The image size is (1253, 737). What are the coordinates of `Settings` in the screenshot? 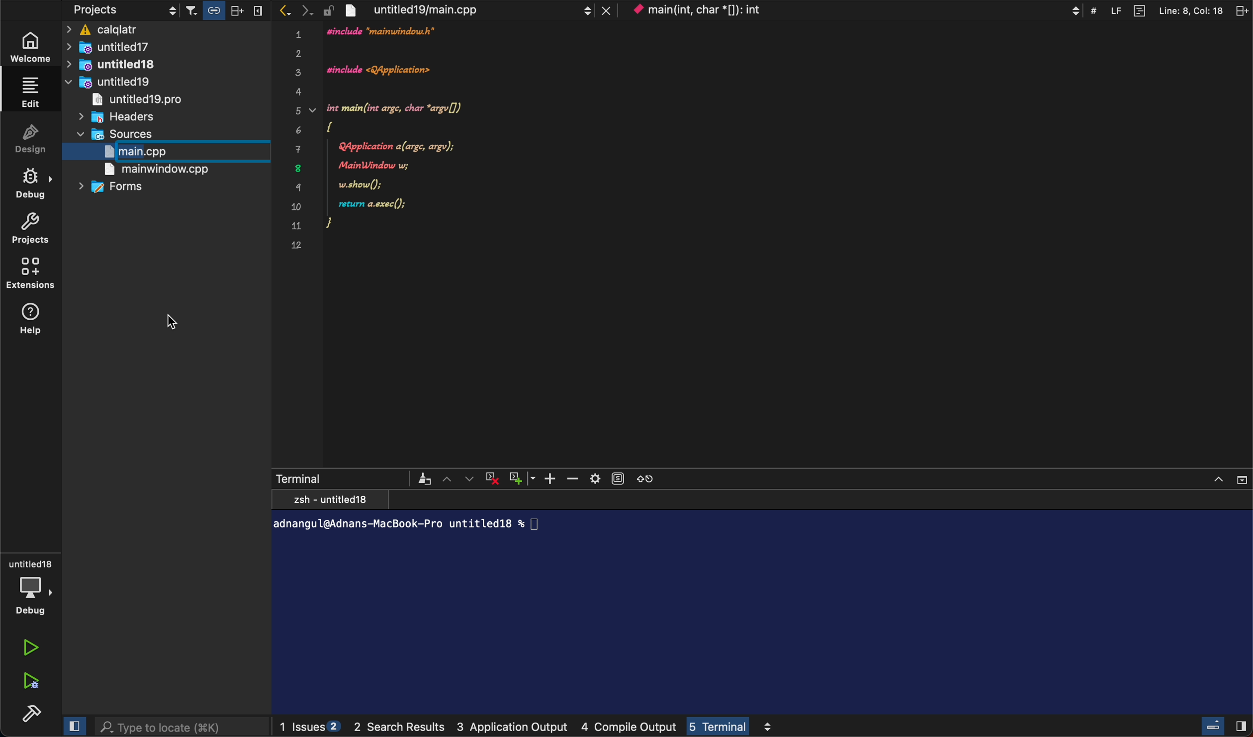 It's located at (595, 477).